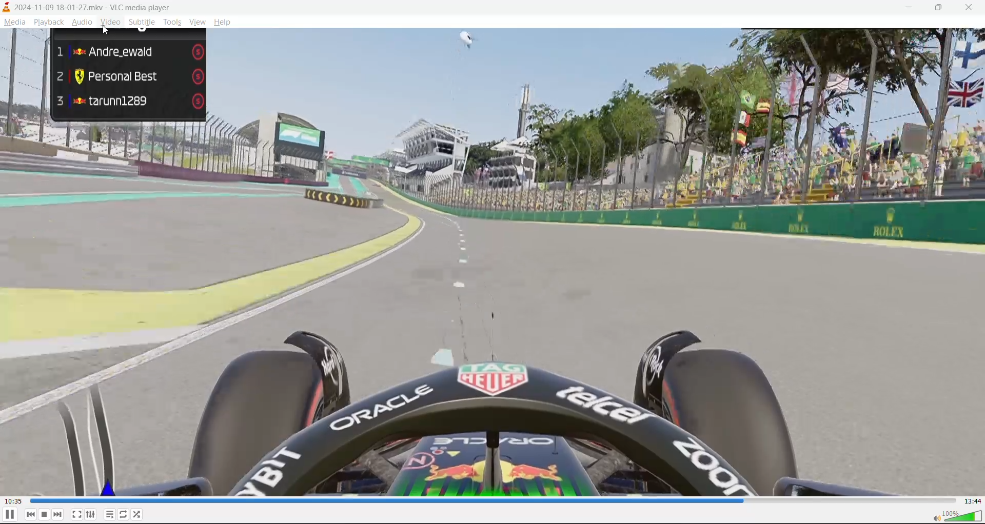 This screenshot has width=985, height=524. I want to click on cursor, so click(108, 31).